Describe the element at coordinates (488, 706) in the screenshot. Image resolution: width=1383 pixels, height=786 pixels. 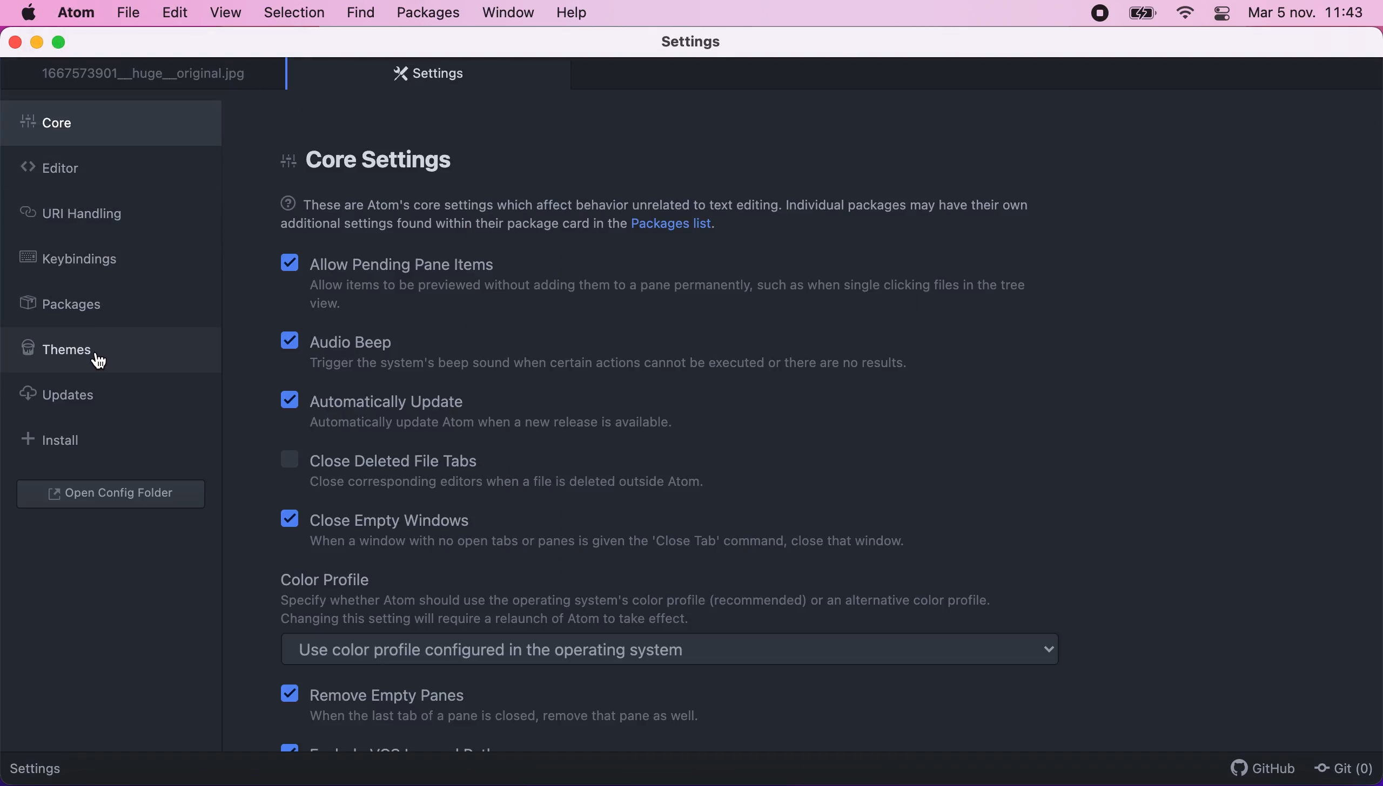
I see `Remove Empty Panes | When the last tab of a pane is closed, remove that pane as well.` at that location.